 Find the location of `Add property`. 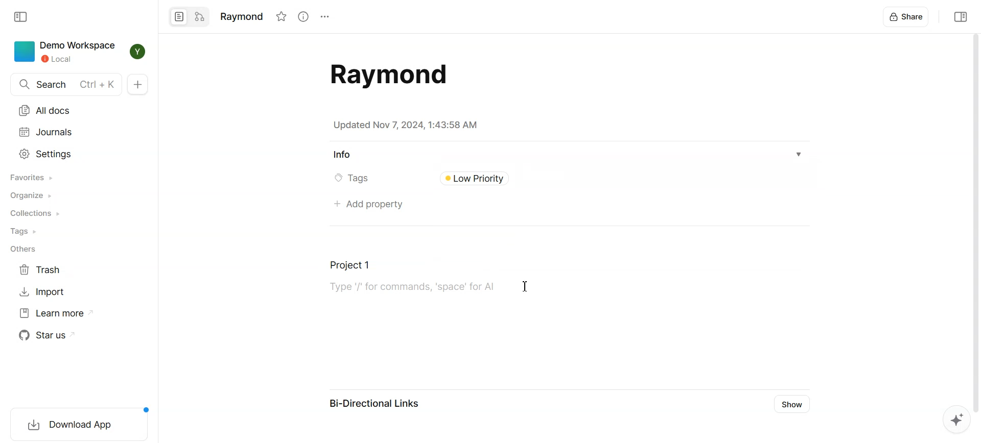

Add property is located at coordinates (367, 205).